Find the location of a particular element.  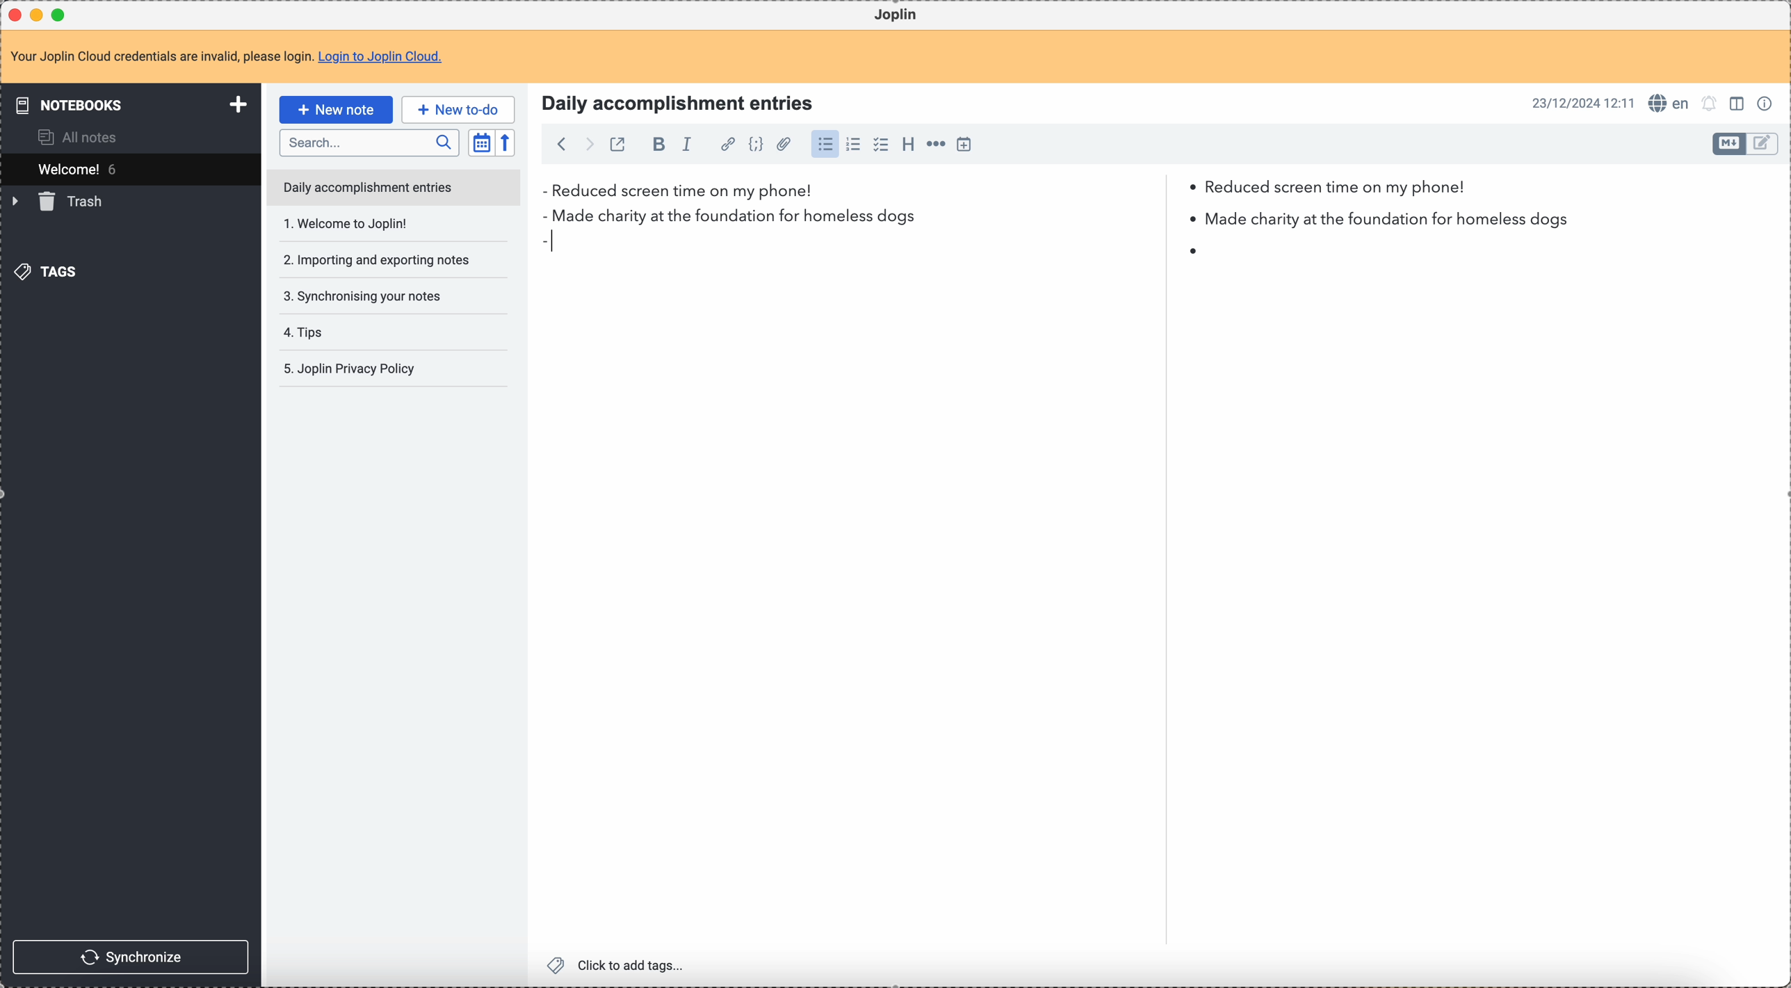

Title is located at coordinates (675, 102).